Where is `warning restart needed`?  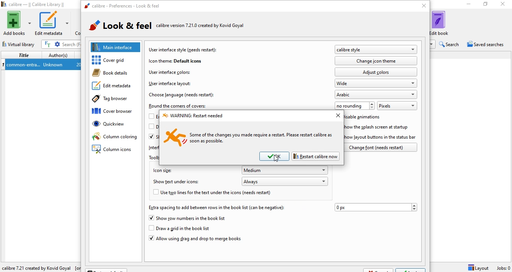
warning restart needed is located at coordinates (193, 116).